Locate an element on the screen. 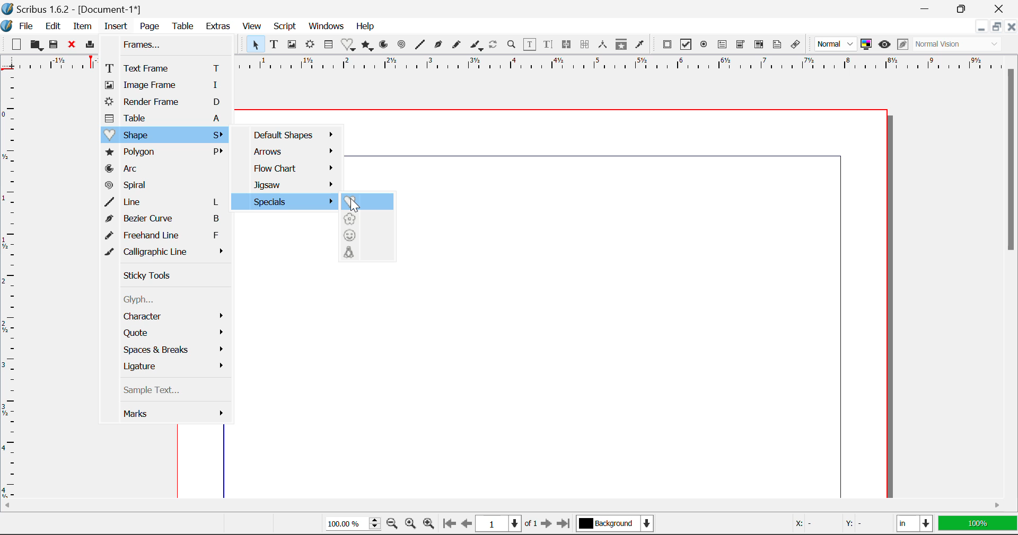  Link Text Frames is located at coordinates (568, 44).